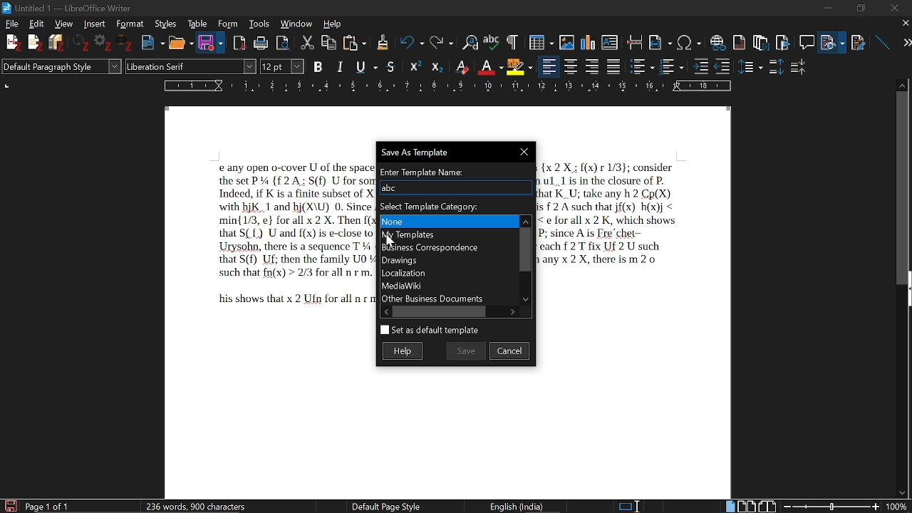 The image size is (912, 513). Describe the element at coordinates (690, 41) in the screenshot. I see `Insert symbol` at that location.